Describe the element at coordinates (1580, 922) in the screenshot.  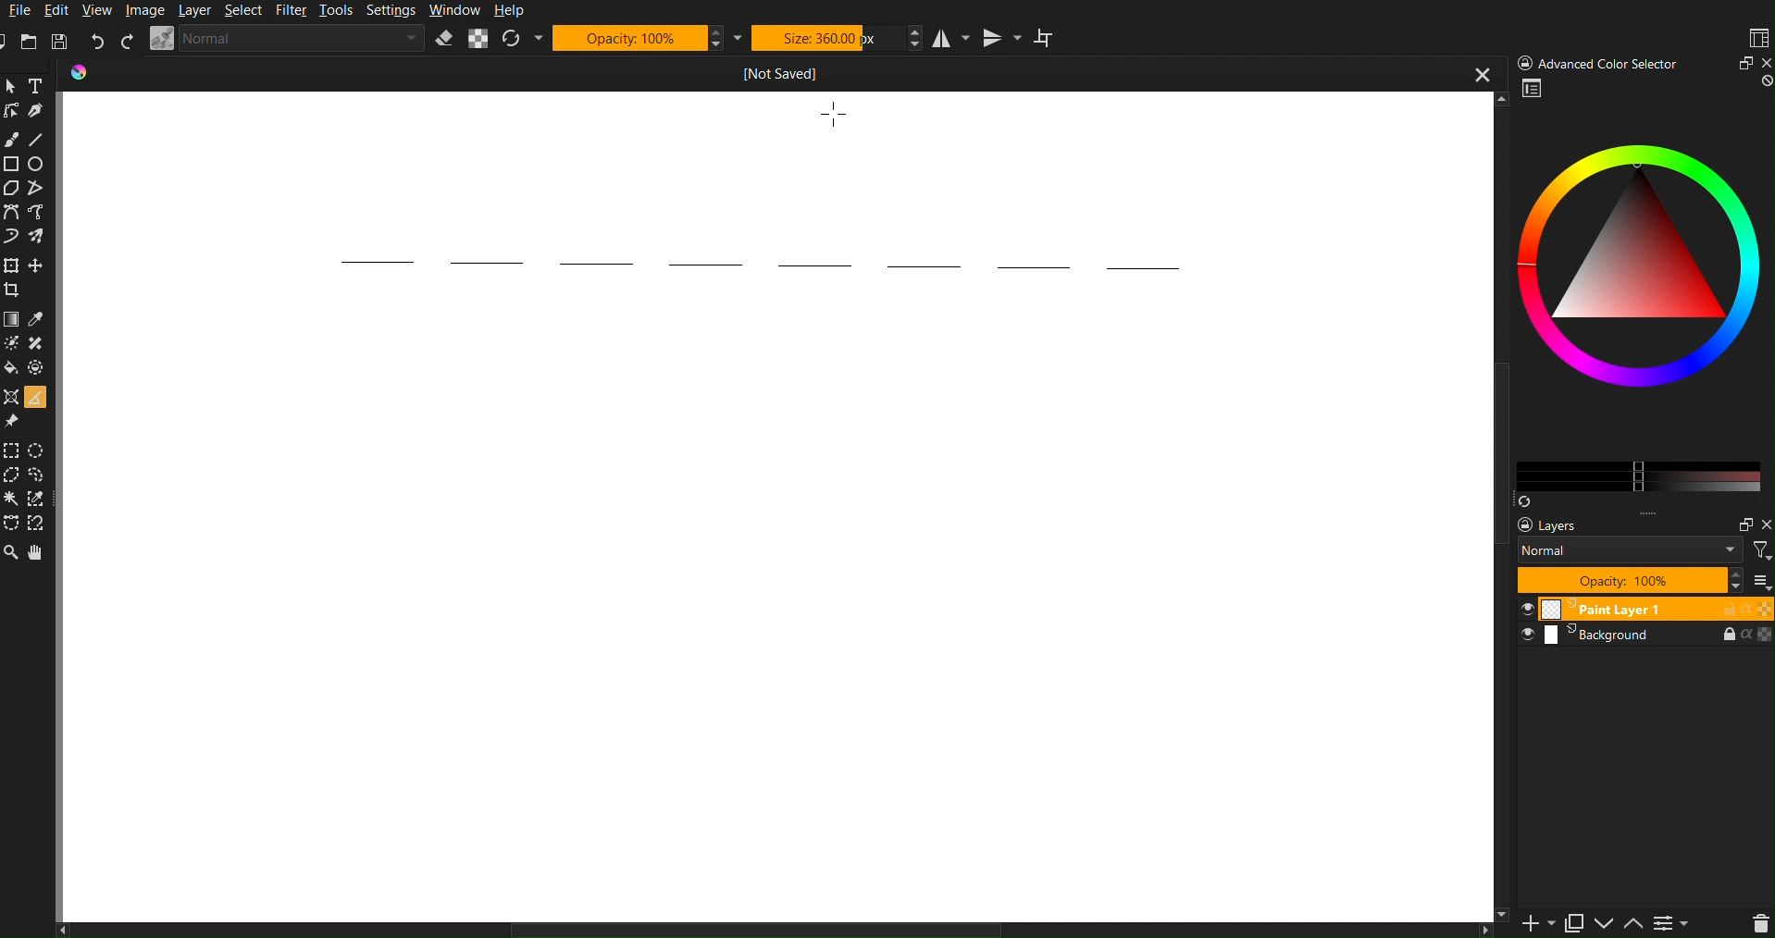
I see `Copy` at that location.